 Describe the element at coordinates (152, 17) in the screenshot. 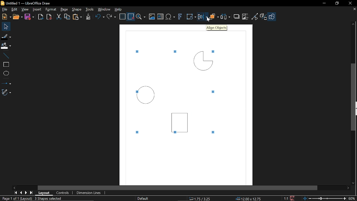

I see `Insert image` at that location.